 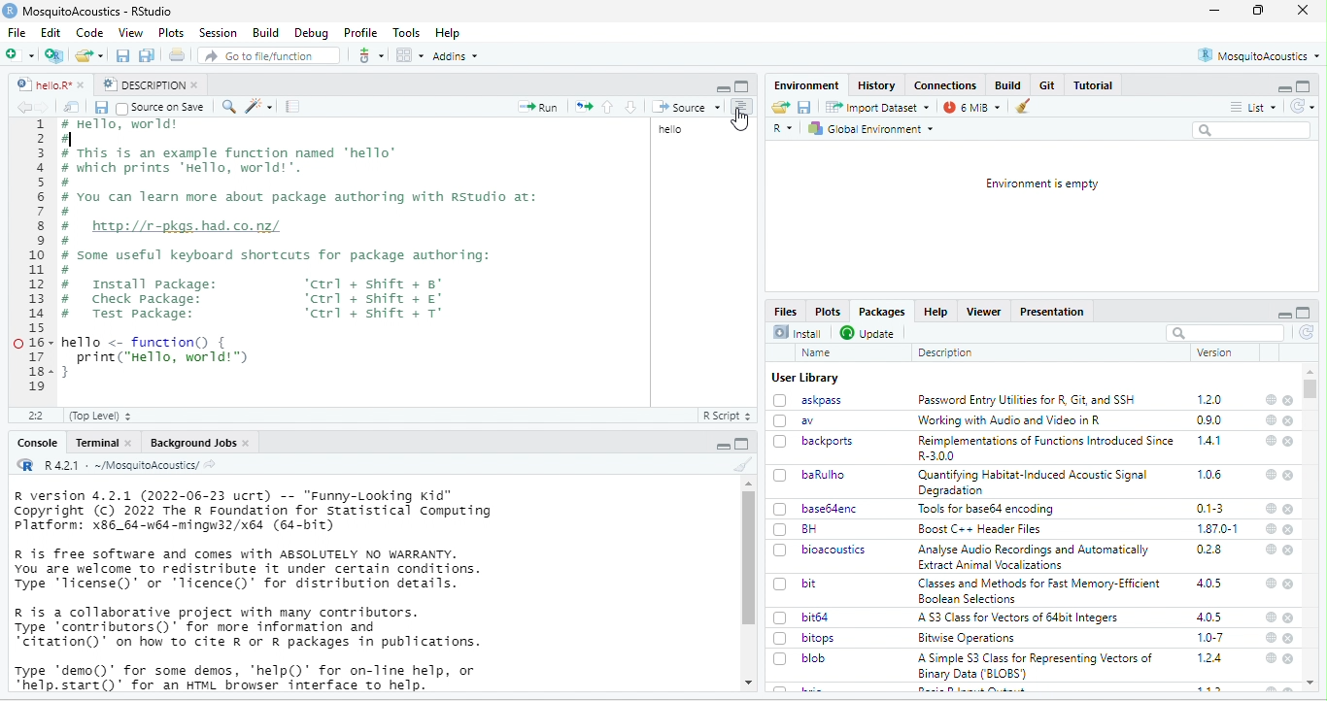 I want to click on R version 4.2.1 (2022-06-23 ucrt) -- "Funny-Looking Kid"
Copyright (c) 2022 The R Foundation for statistical Computing
platform: x86_64-w64-mingw32/x64 (64-bit), so click(x=254, y=512).